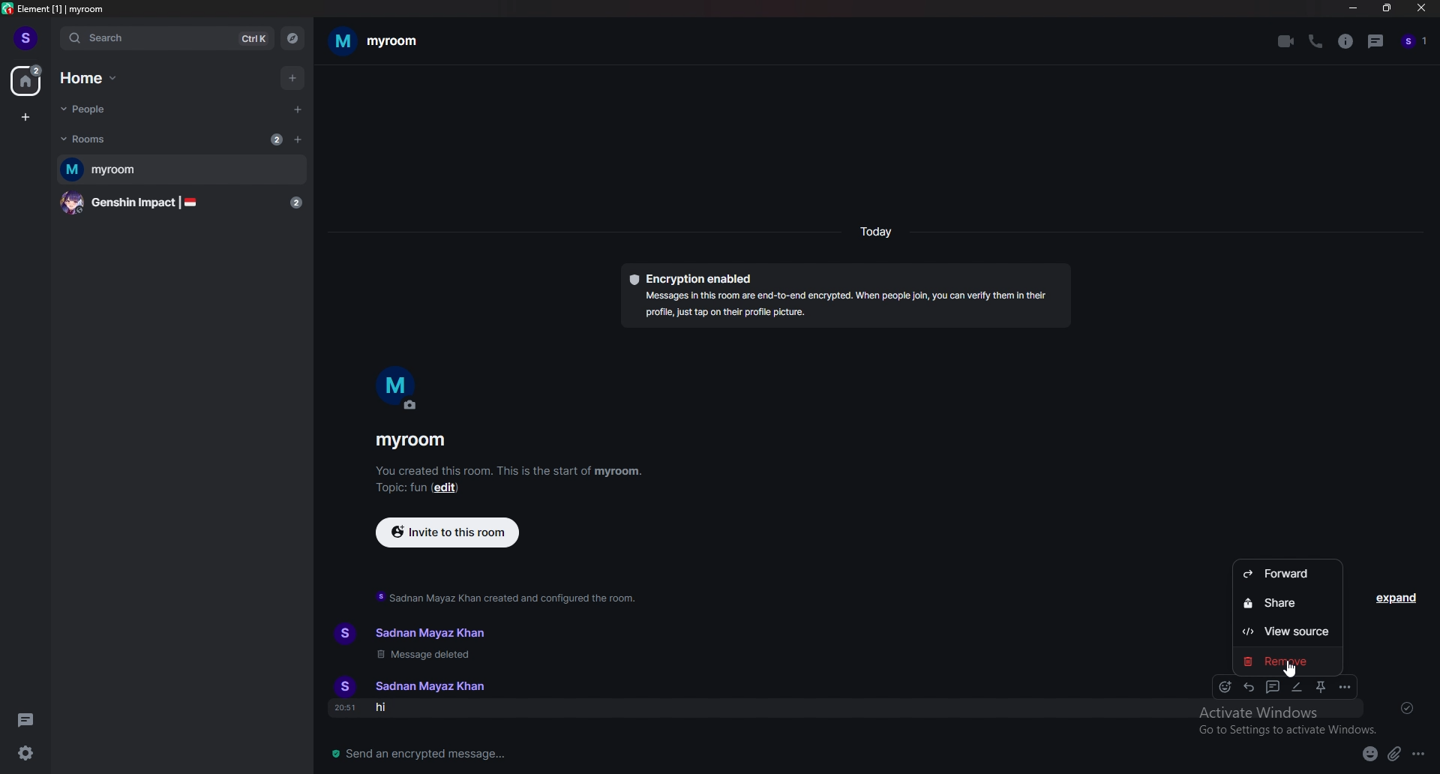 The height and width of the screenshot is (774, 1440). I want to click on myroom, so click(181, 170).